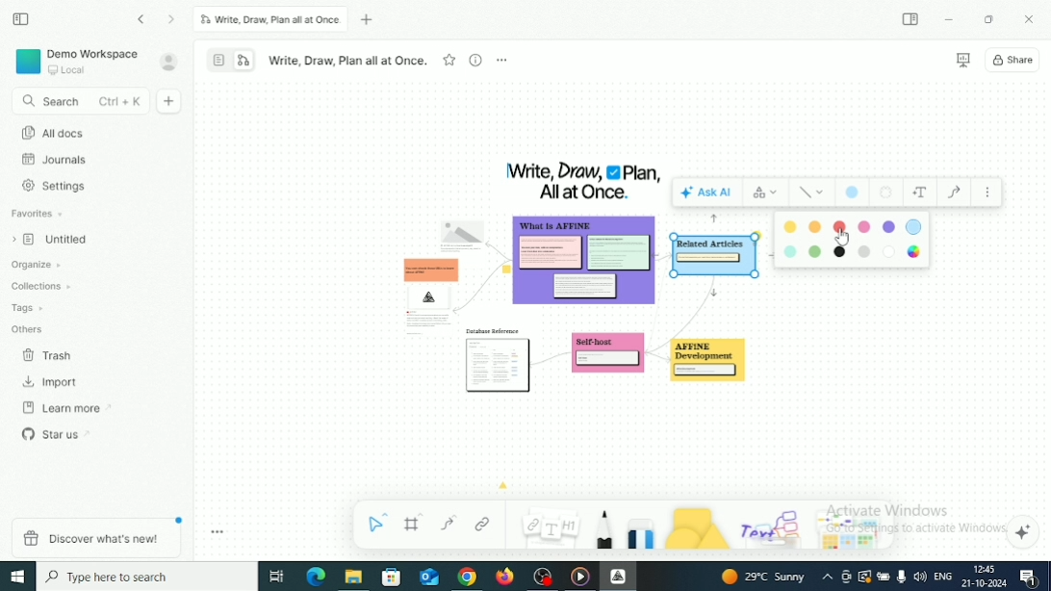 This screenshot has width=1051, height=591. Describe the element at coordinates (474, 60) in the screenshot. I see `View Info` at that location.